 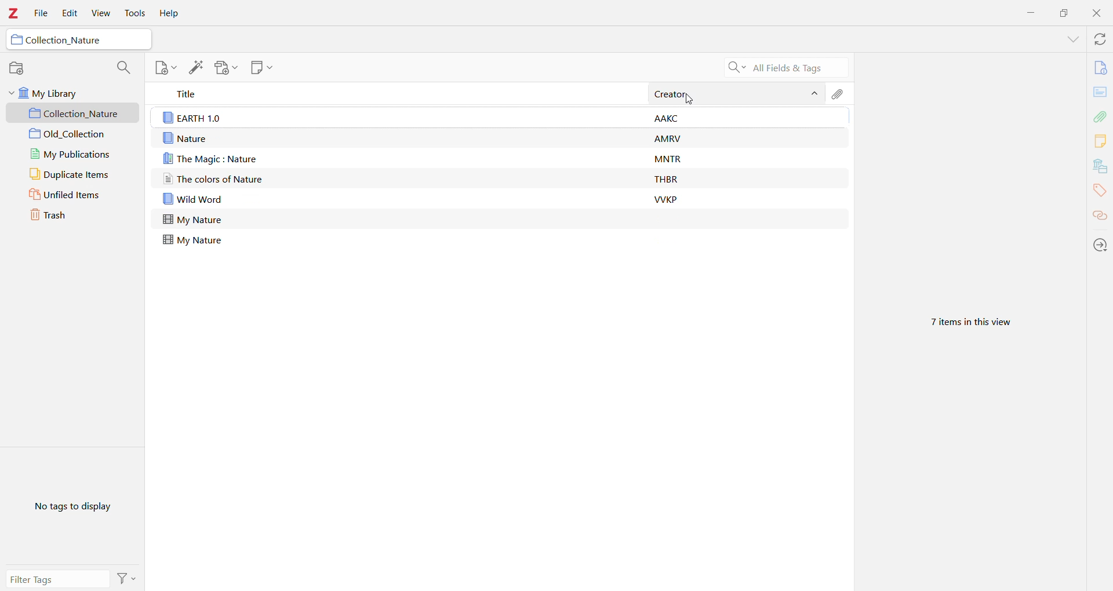 I want to click on Attachments, so click(x=1100, y=116).